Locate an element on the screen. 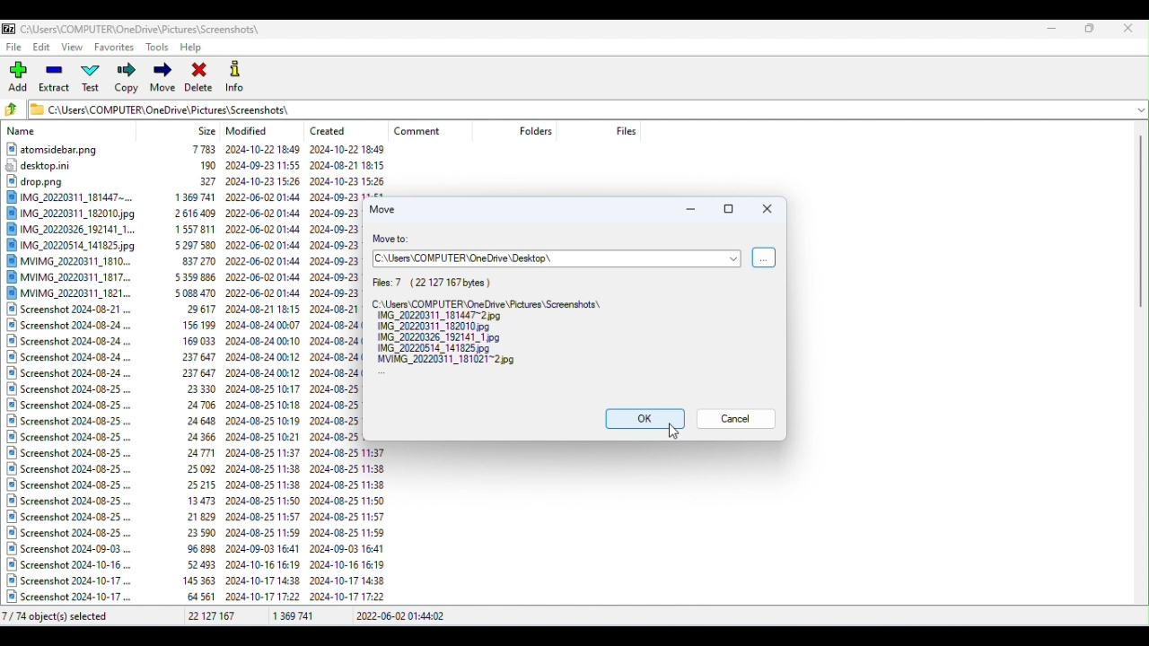 The height and width of the screenshot is (646, 1149). Modified is located at coordinates (250, 131).